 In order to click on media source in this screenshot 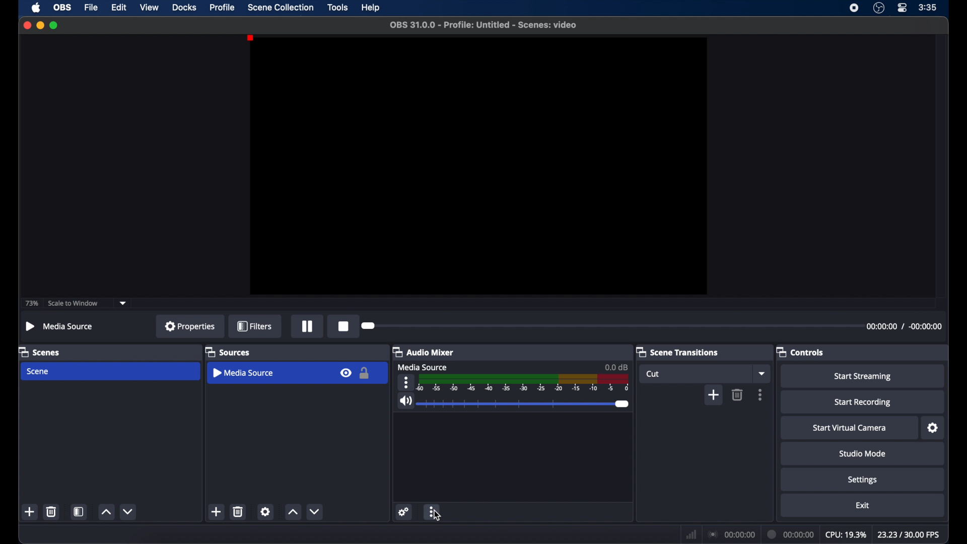, I will do `click(244, 372)`.